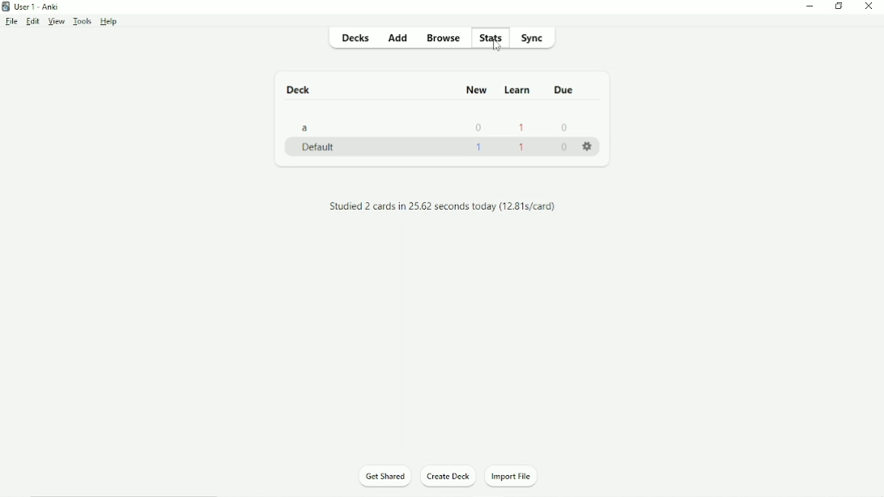  I want to click on Tools, so click(79, 22).